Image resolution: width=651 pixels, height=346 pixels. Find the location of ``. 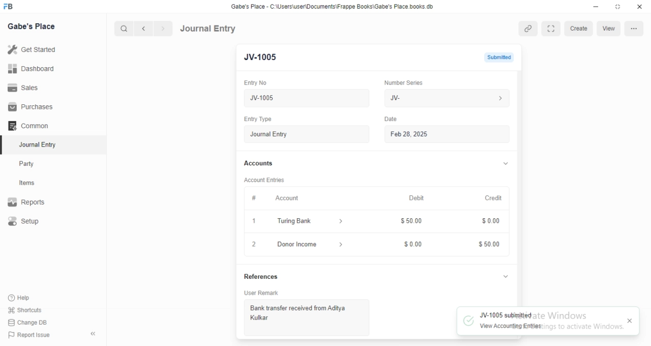

 is located at coordinates (392, 120).